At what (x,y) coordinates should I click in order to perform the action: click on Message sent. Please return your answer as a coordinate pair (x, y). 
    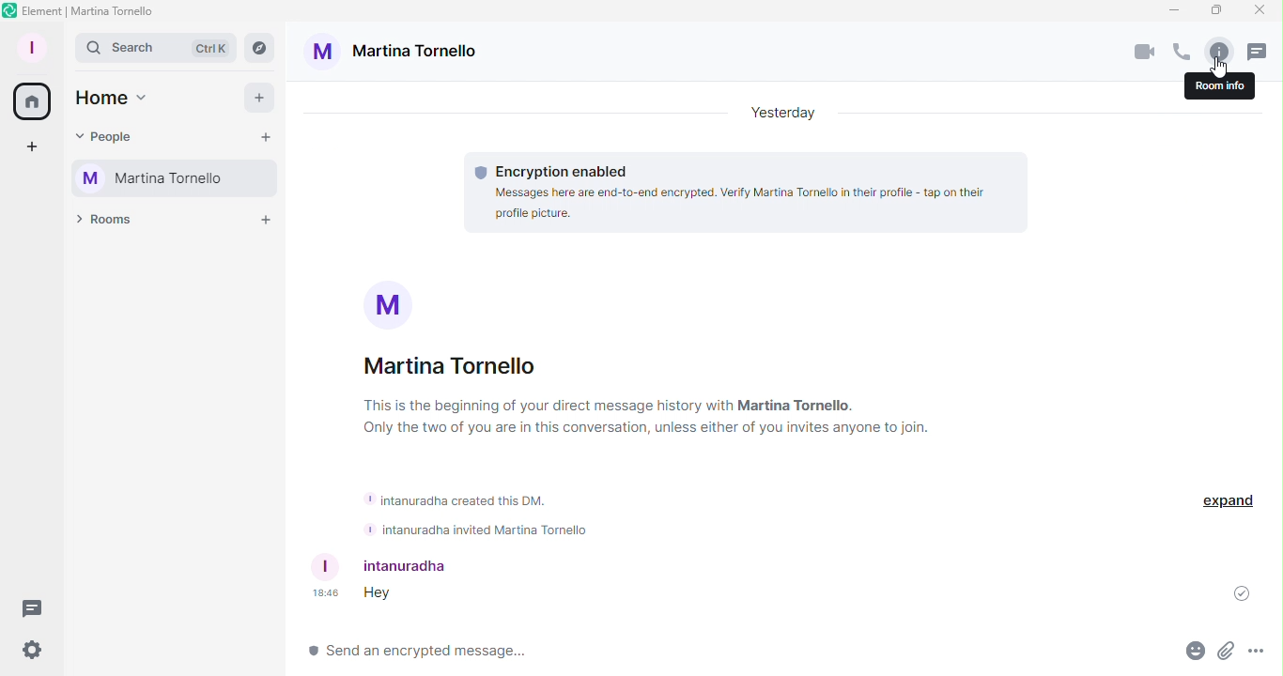
    Looking at the image, I should click on (1233, 596).